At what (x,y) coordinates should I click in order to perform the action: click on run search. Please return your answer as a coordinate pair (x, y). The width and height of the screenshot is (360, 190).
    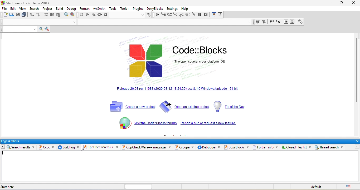
    Looking at the image, I should click on (40, 29).